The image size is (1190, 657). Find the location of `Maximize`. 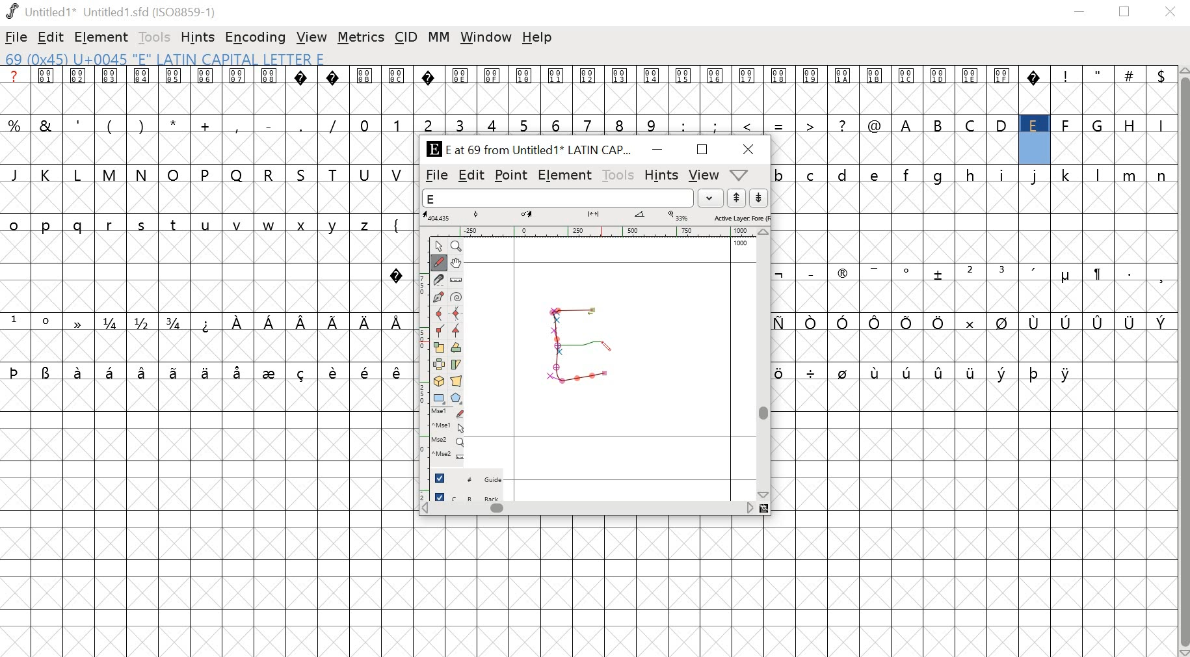

Maximize is located at coordinates (700, 149).